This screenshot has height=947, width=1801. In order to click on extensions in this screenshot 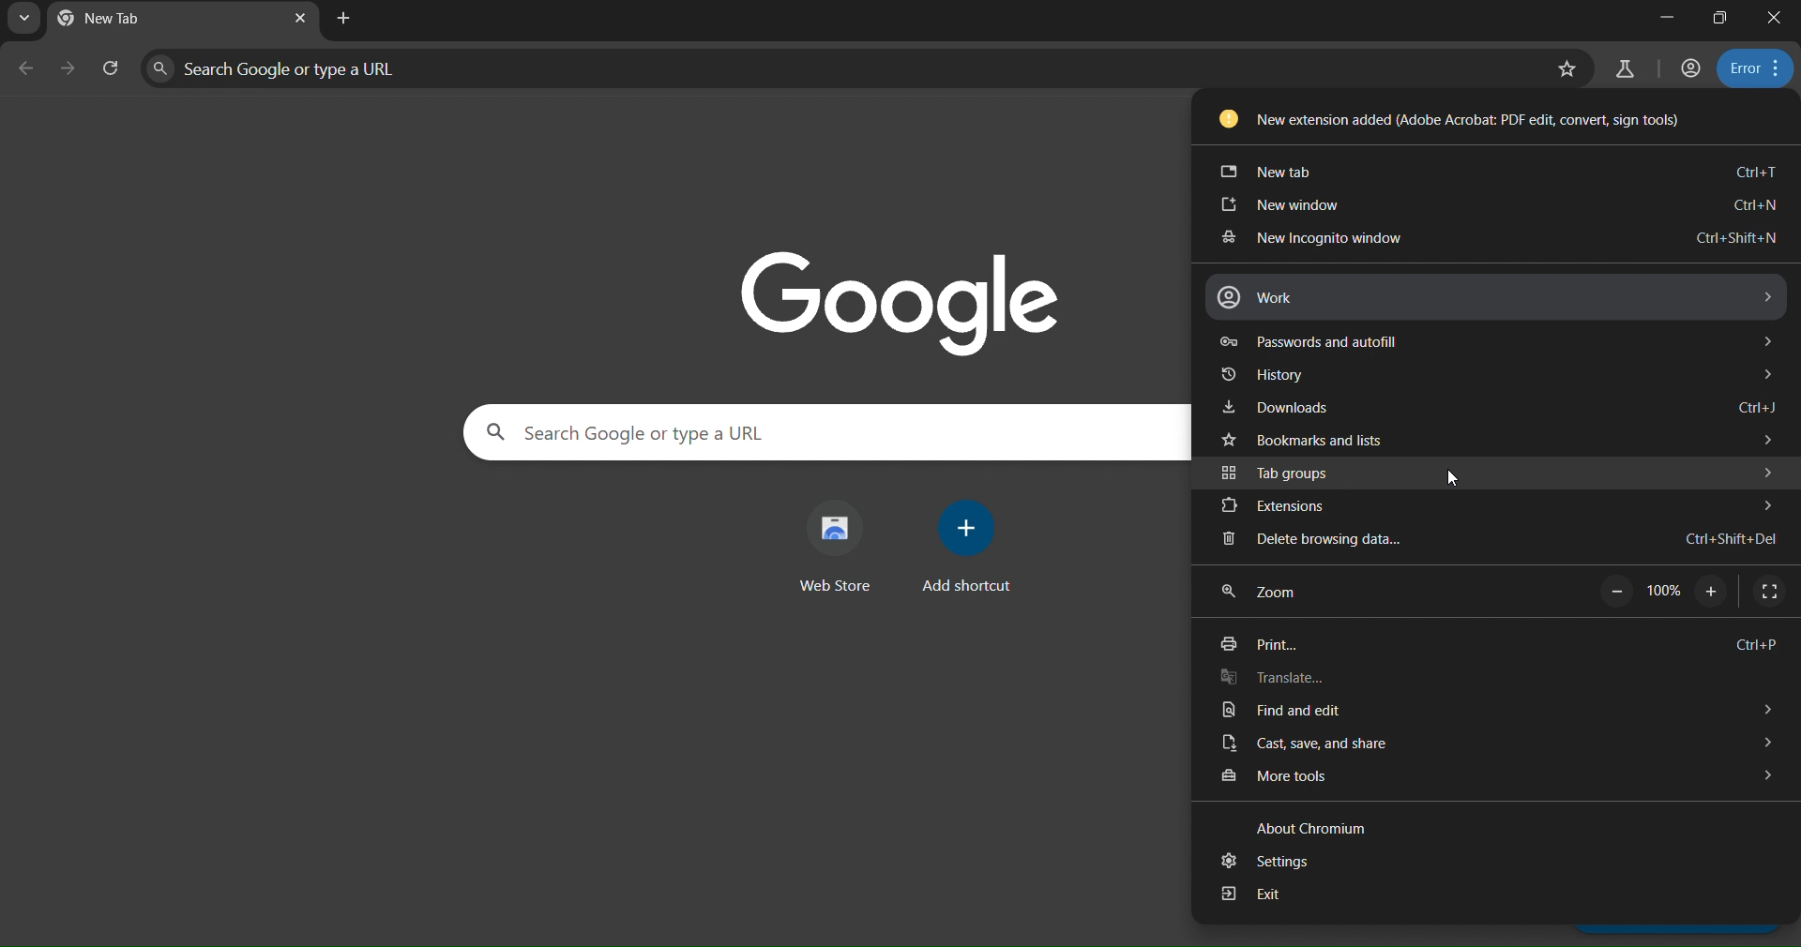, I will do `click(1490, 506)`.